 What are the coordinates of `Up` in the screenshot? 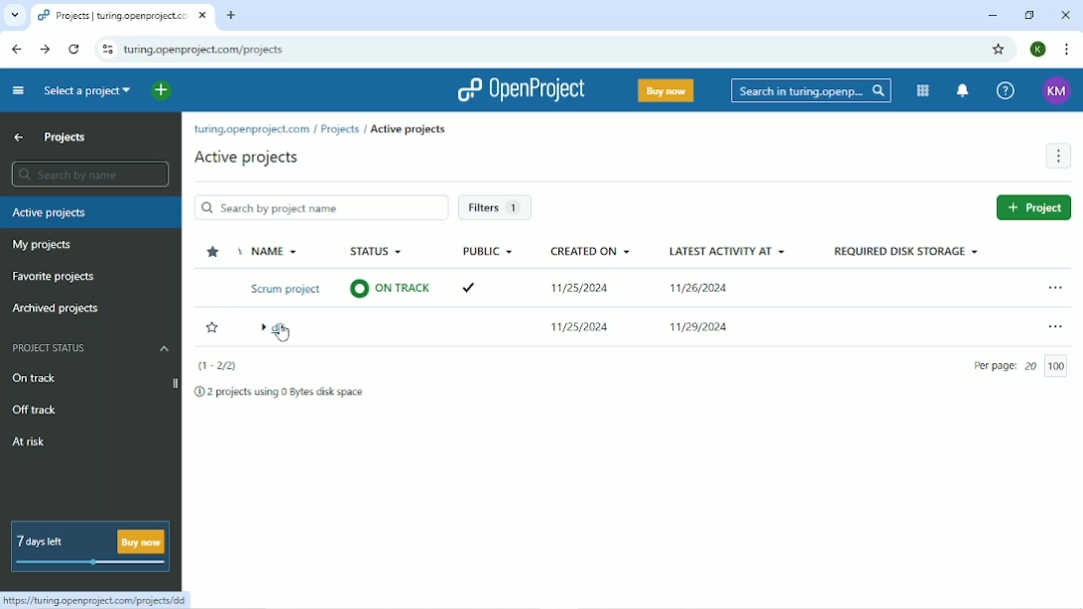 It's located at (18, 139).